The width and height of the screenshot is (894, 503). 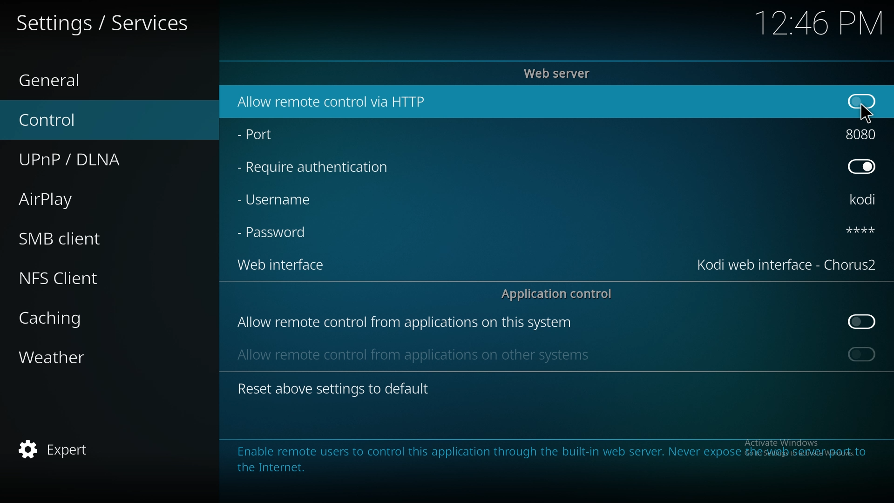 I want to click on services, so click(x=107, y=22).